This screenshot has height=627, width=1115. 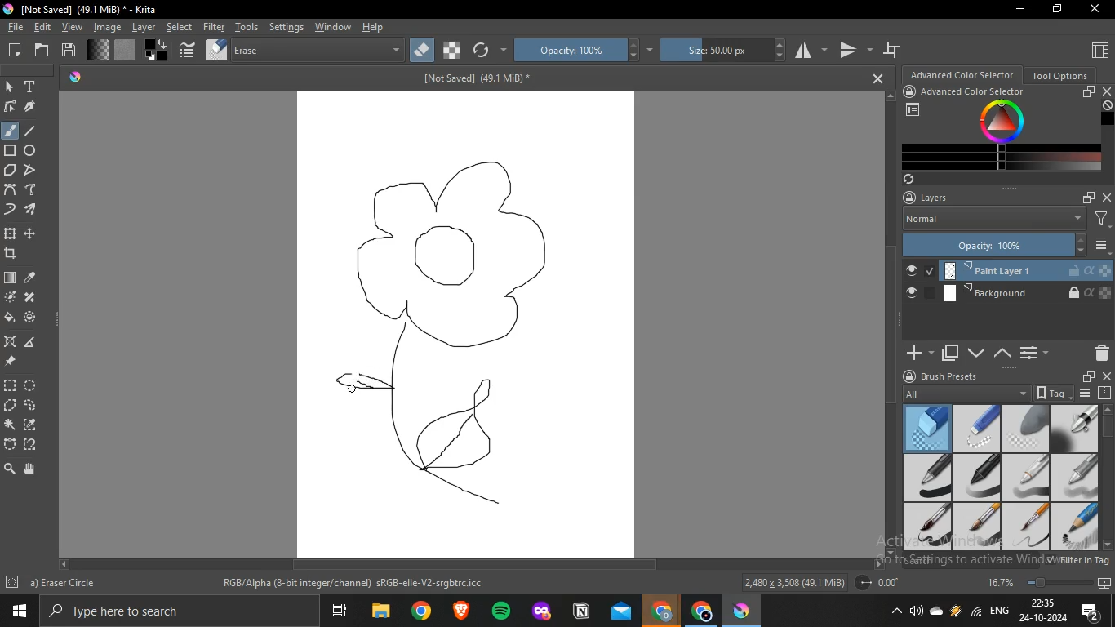 What do you see at coordinates (951, 376) in the screenshot?
I see `brush presets` at bounding box center [951, 376].